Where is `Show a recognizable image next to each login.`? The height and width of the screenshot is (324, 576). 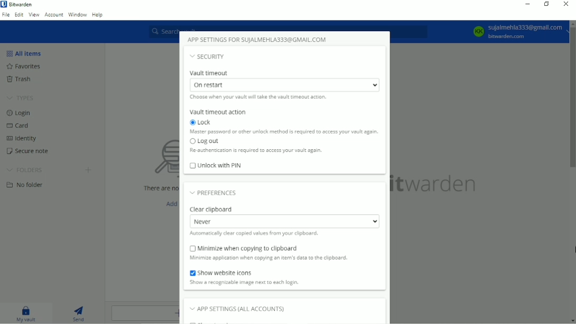
Show a recognizable image next to each login. is located at coordinates (244, 283).